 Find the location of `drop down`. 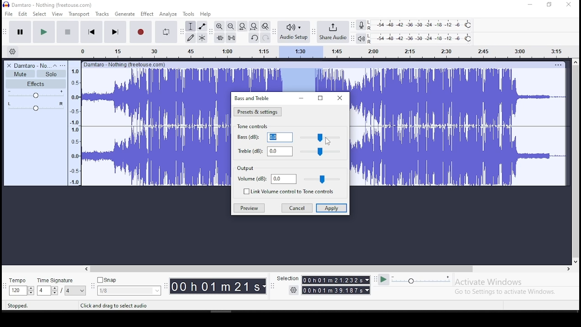

drop down is located at coordinates (368, 290).